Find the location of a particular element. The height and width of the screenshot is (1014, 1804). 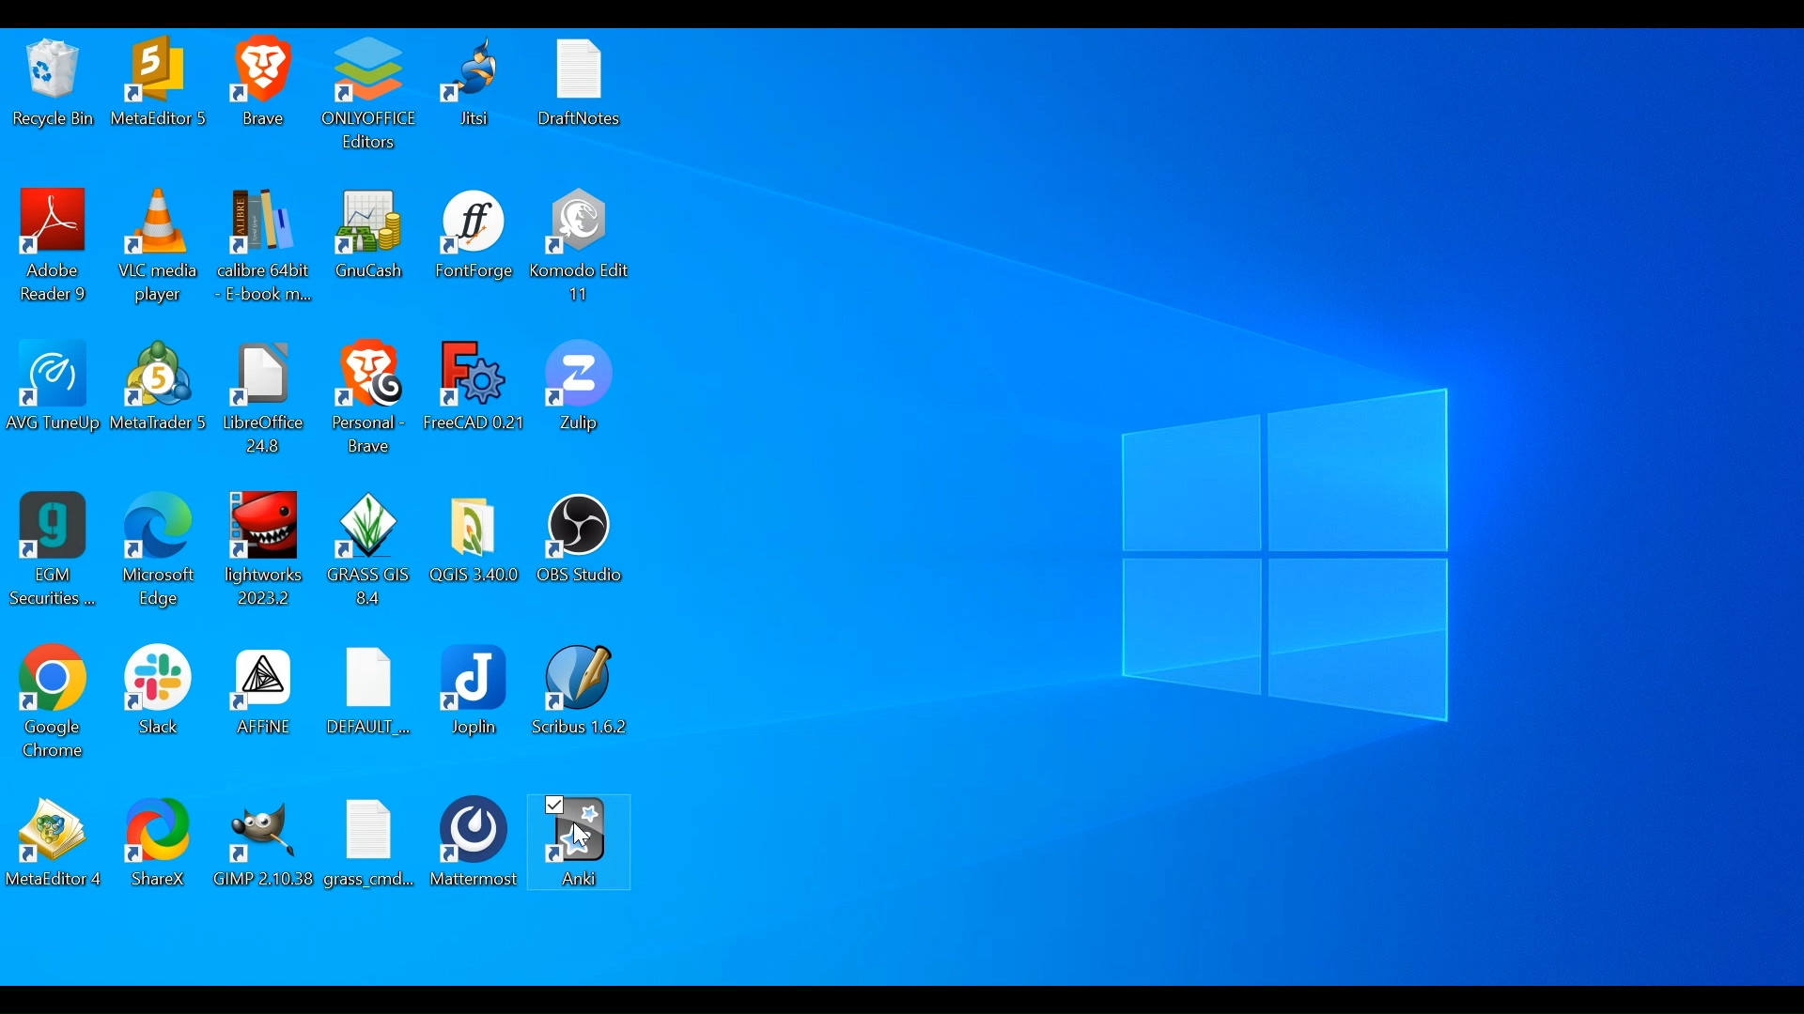

Scribus Desktop icon is located at coordinates (580, 693).